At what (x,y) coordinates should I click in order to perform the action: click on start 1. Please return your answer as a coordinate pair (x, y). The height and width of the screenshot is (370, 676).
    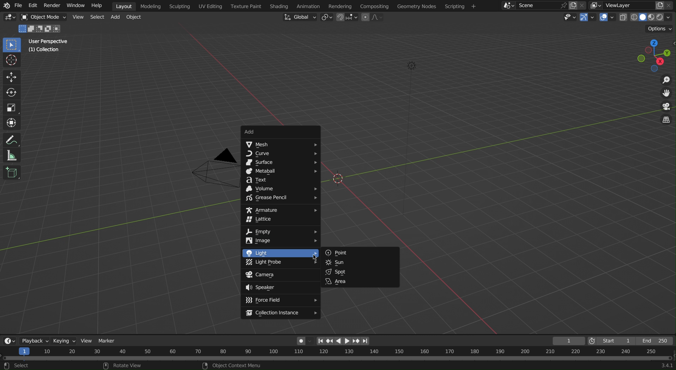
    Looking at the image, I should click on (615, 340).